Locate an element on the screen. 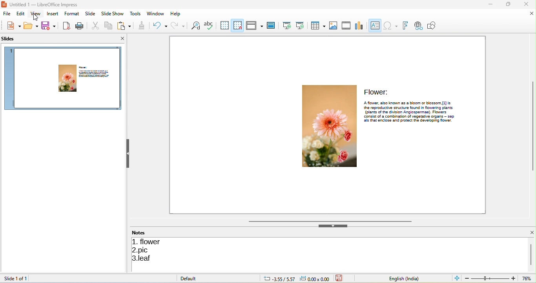  horizontal scroll bar is located at coordinates (328, 221).